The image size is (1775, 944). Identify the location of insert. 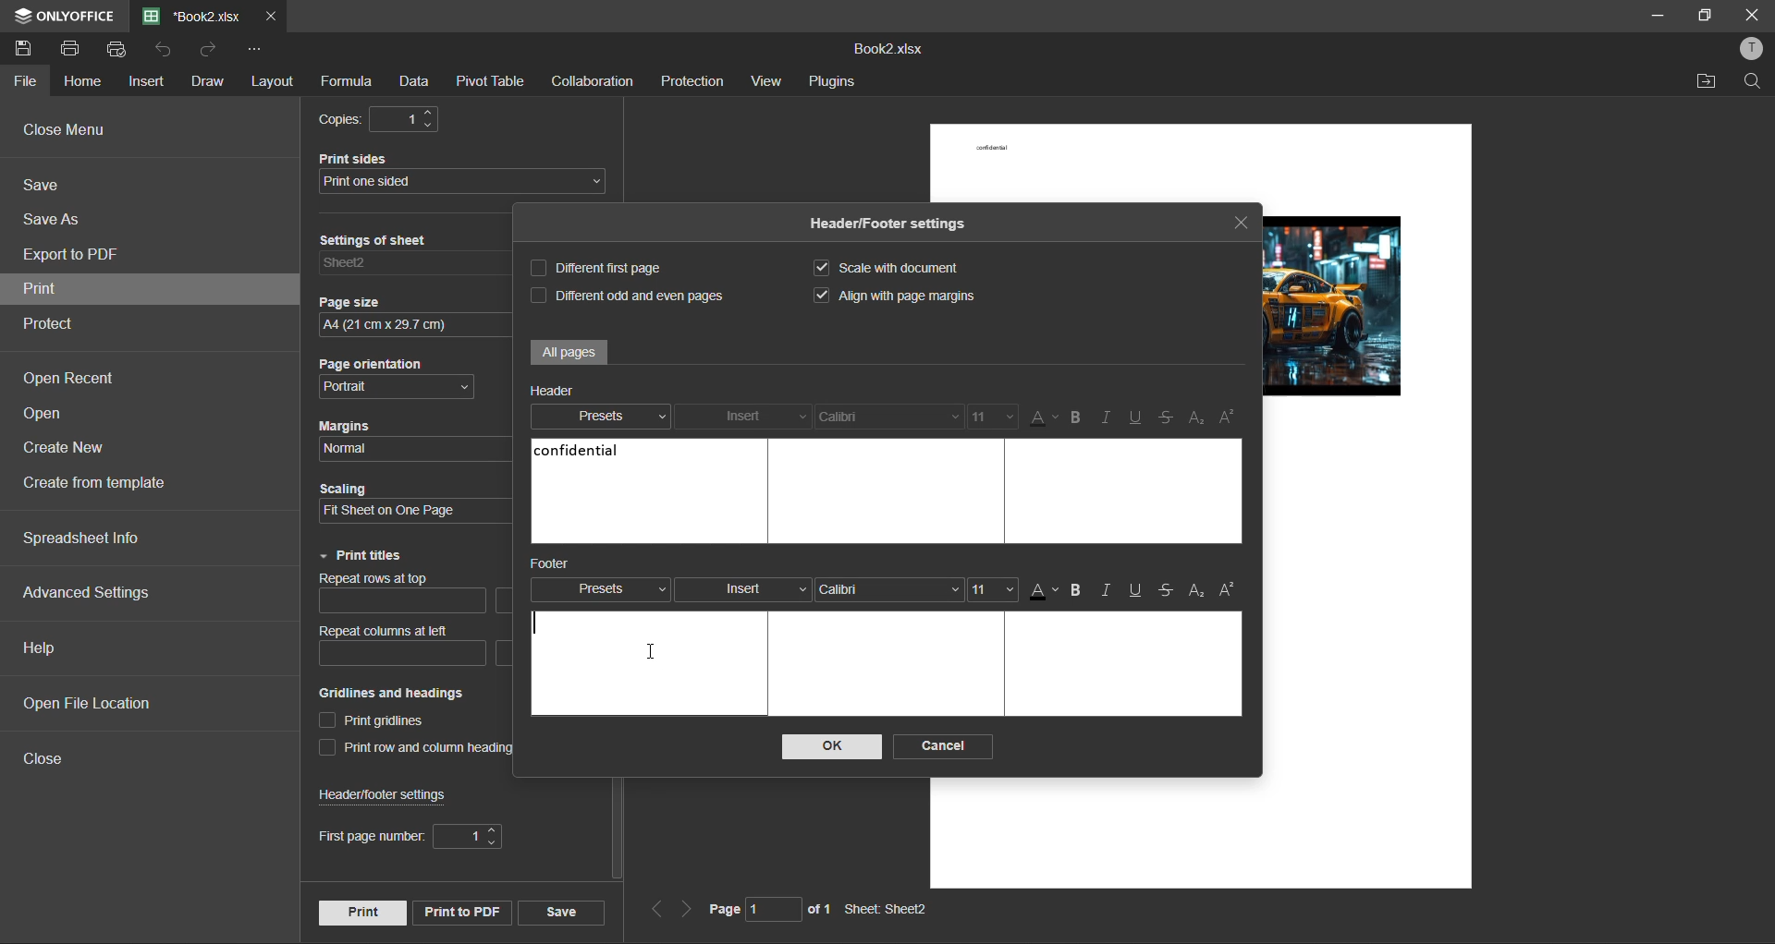
(149, 82).